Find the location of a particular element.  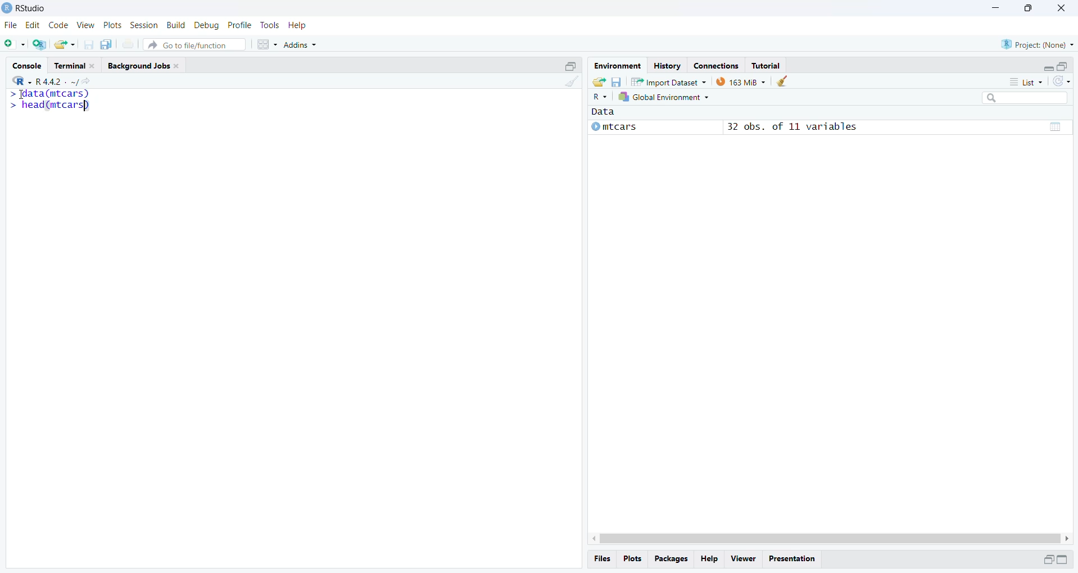

Terminal is located at coordinates (70, 66).